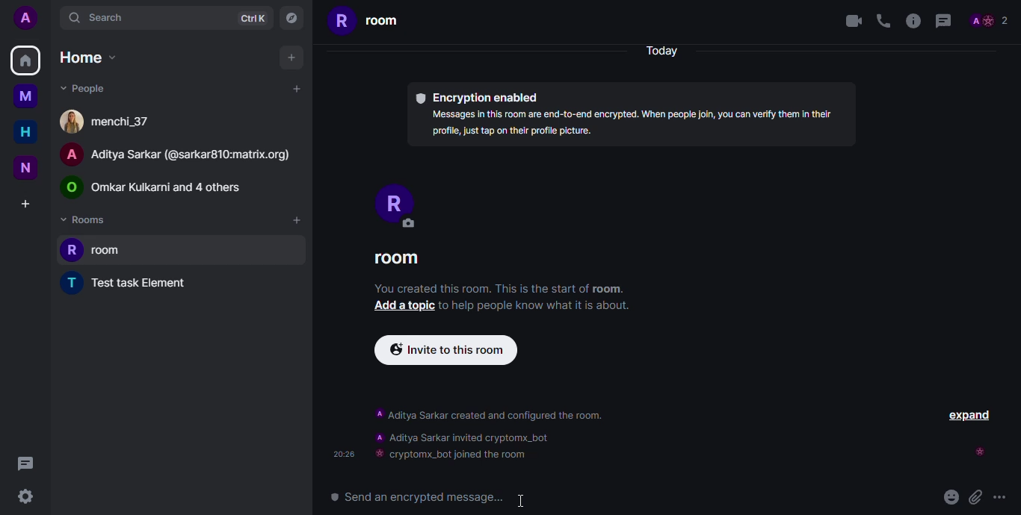 The height and width of the screenshot is (515, 1021). I want to click on add, so click(292, 58).